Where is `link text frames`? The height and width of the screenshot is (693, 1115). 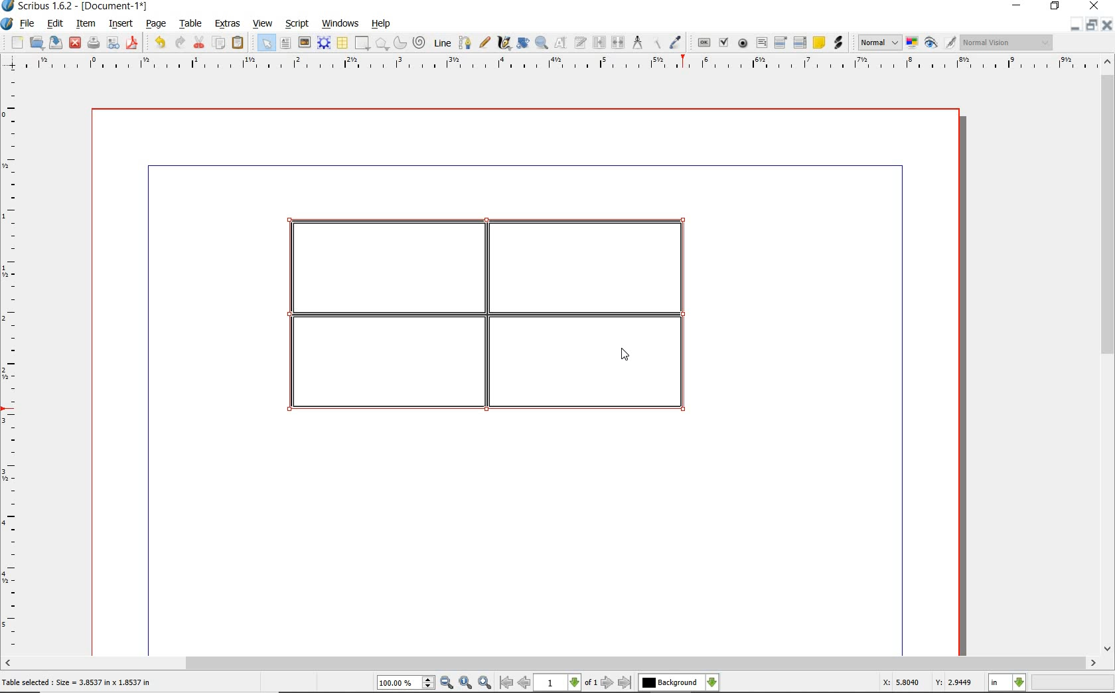
link text frames is located at coordinates (600, 42).